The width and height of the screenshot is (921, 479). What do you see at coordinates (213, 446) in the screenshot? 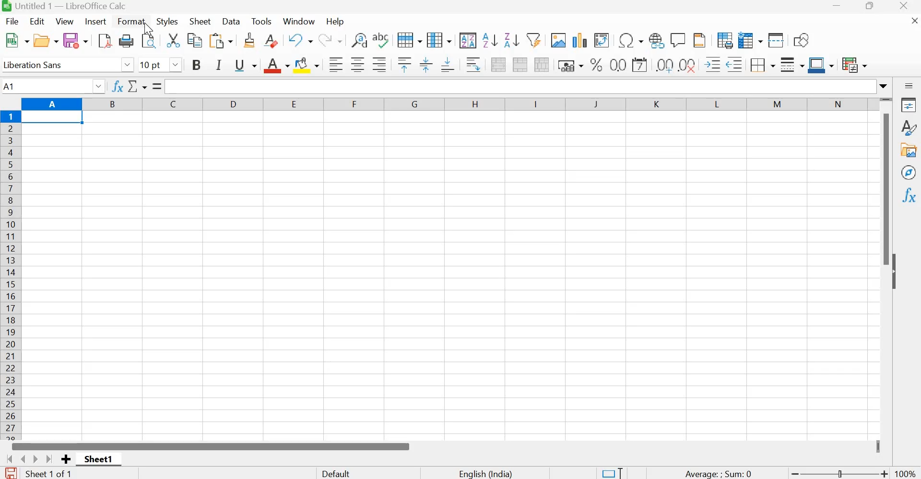
I see `Scrollbar` at bounding box center [213, 446].